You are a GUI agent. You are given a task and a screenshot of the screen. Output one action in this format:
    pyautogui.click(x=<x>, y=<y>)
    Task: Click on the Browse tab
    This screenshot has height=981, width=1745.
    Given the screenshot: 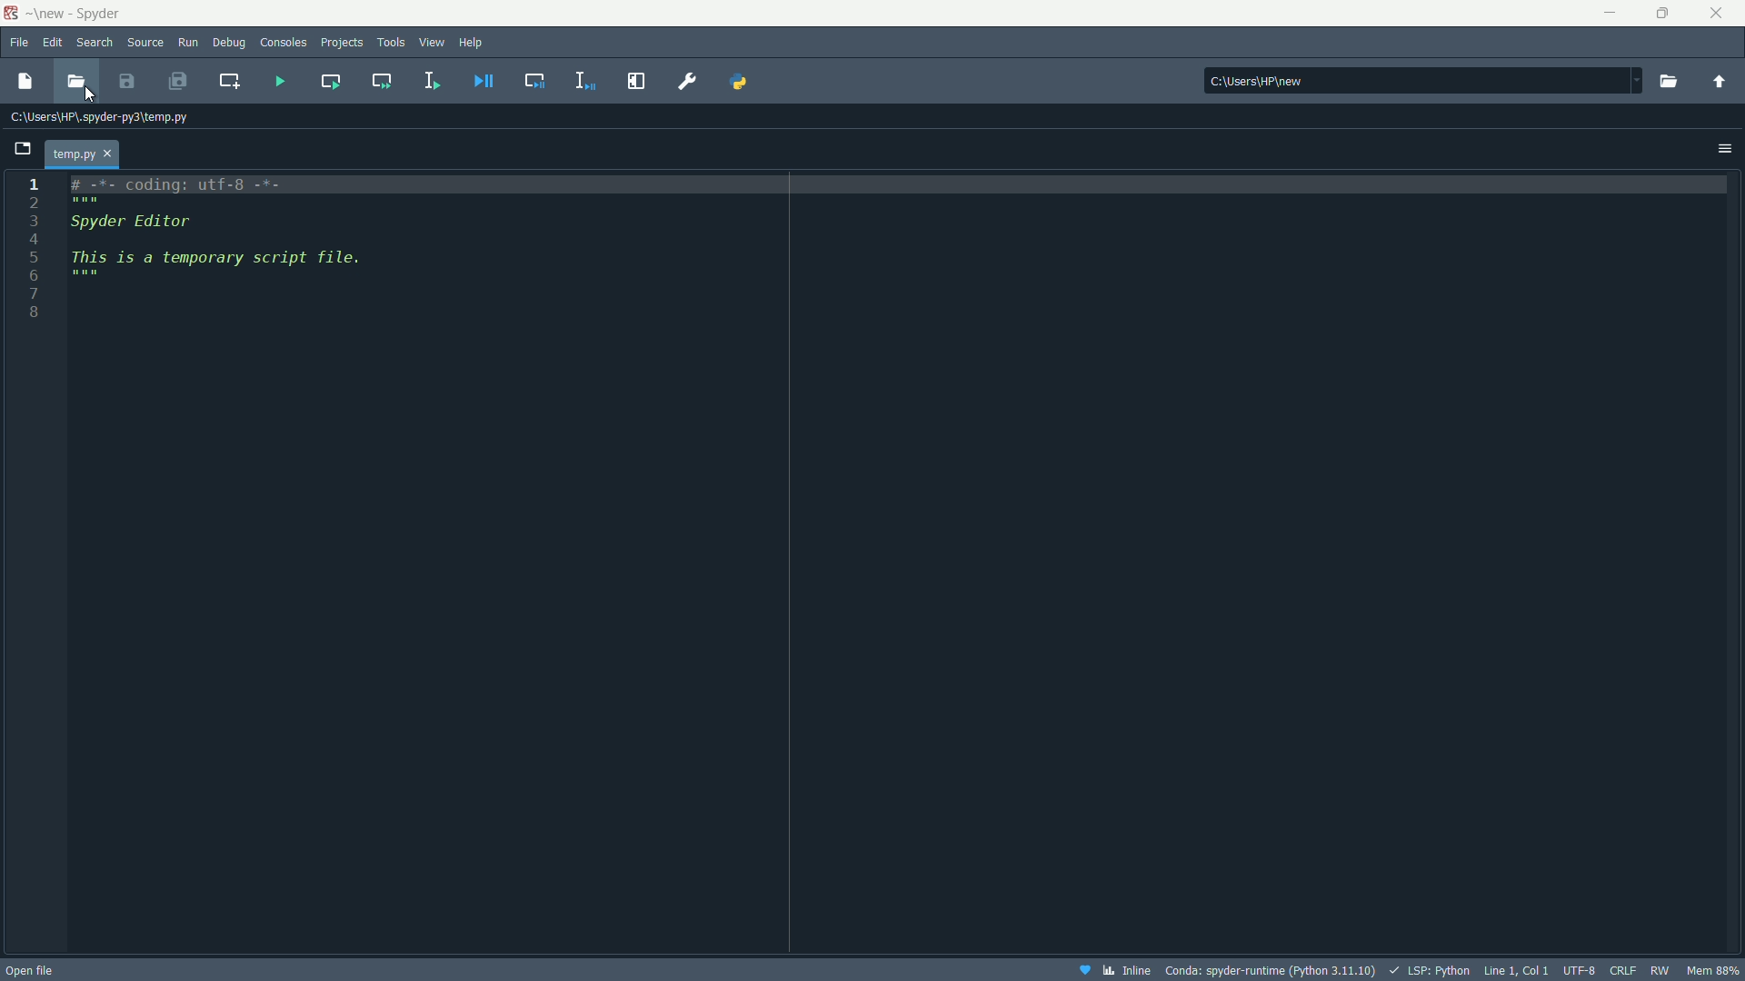 What is the action you would take?
    pyautogui.click(x=333, y=147)
    